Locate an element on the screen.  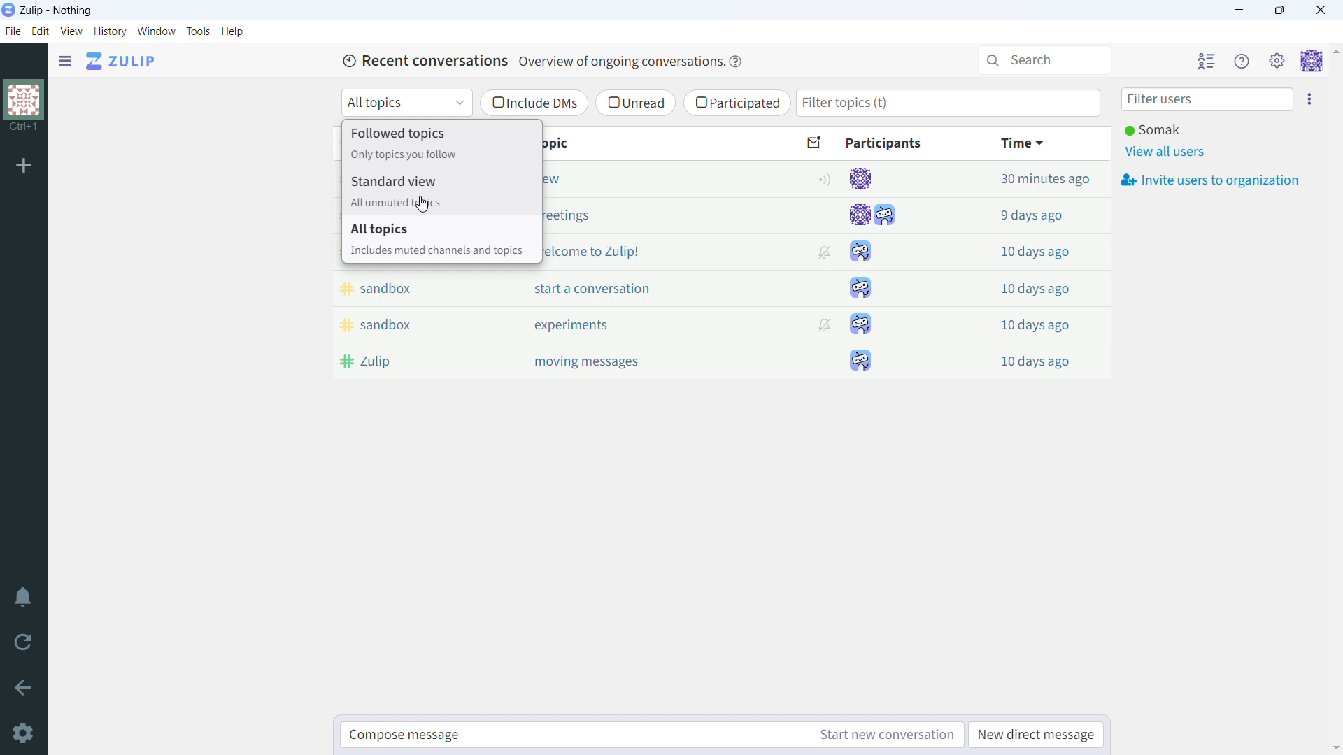
follow is located at coordinates (822, 180).